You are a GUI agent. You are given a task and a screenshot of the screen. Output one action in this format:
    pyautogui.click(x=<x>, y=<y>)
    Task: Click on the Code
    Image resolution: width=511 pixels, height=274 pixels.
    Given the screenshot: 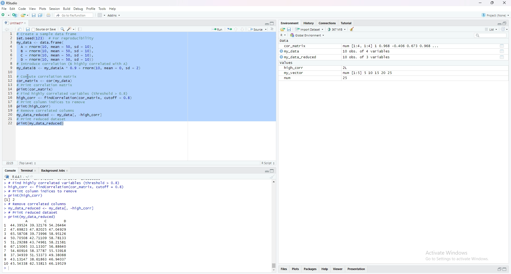 What is the action you would take?
    pyautogui.click(x=23, y=9)
    